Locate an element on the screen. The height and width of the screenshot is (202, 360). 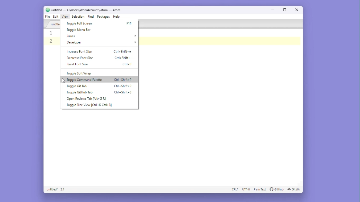
2:1 is located at coordinates (63, 190).